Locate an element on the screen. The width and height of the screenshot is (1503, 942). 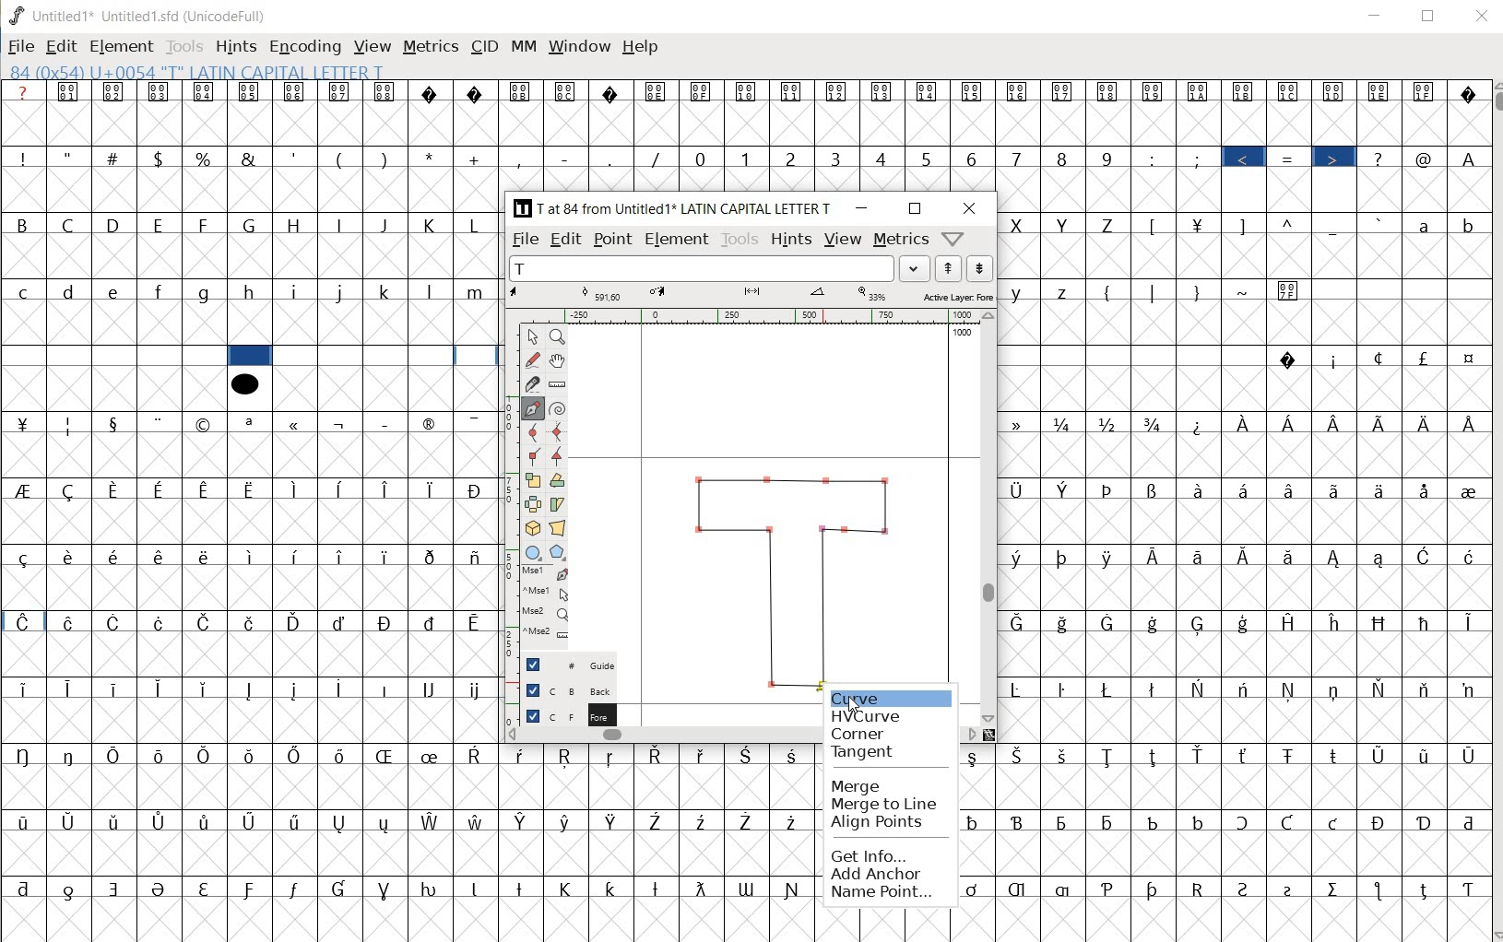
; is located at coordinates (1200, 159).